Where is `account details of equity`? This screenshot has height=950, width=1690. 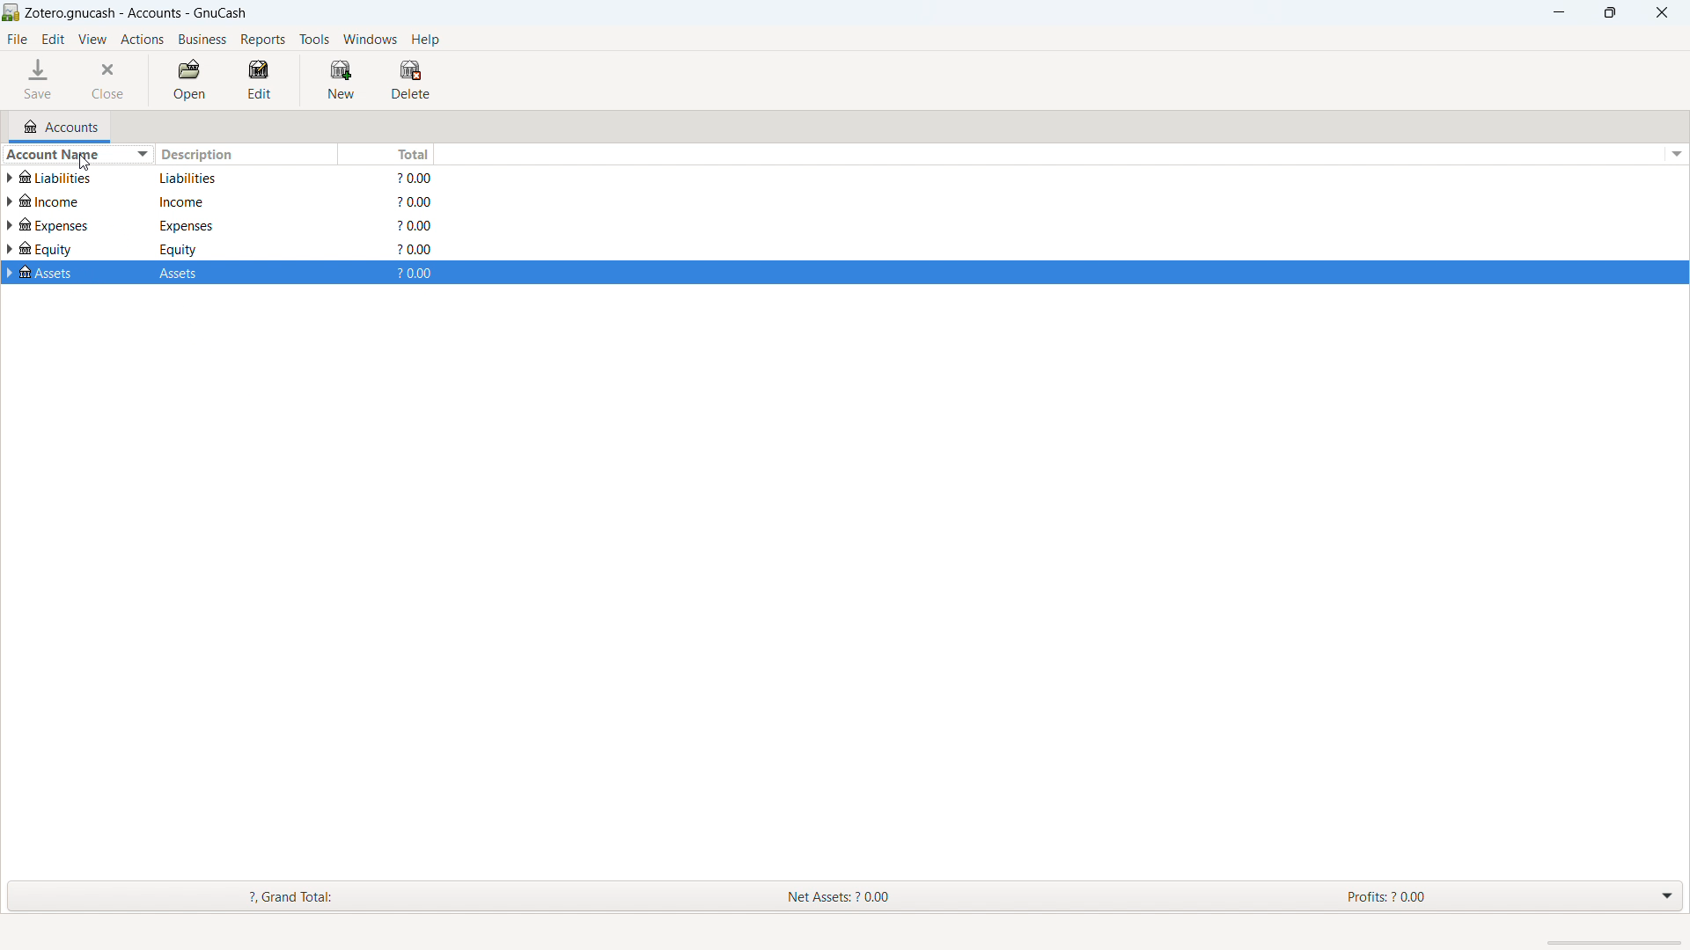
account details of equity is located at coordinates (240, 250).